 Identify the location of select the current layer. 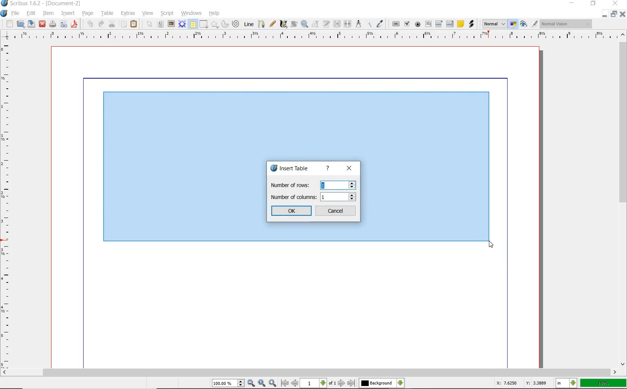
(381, 384).